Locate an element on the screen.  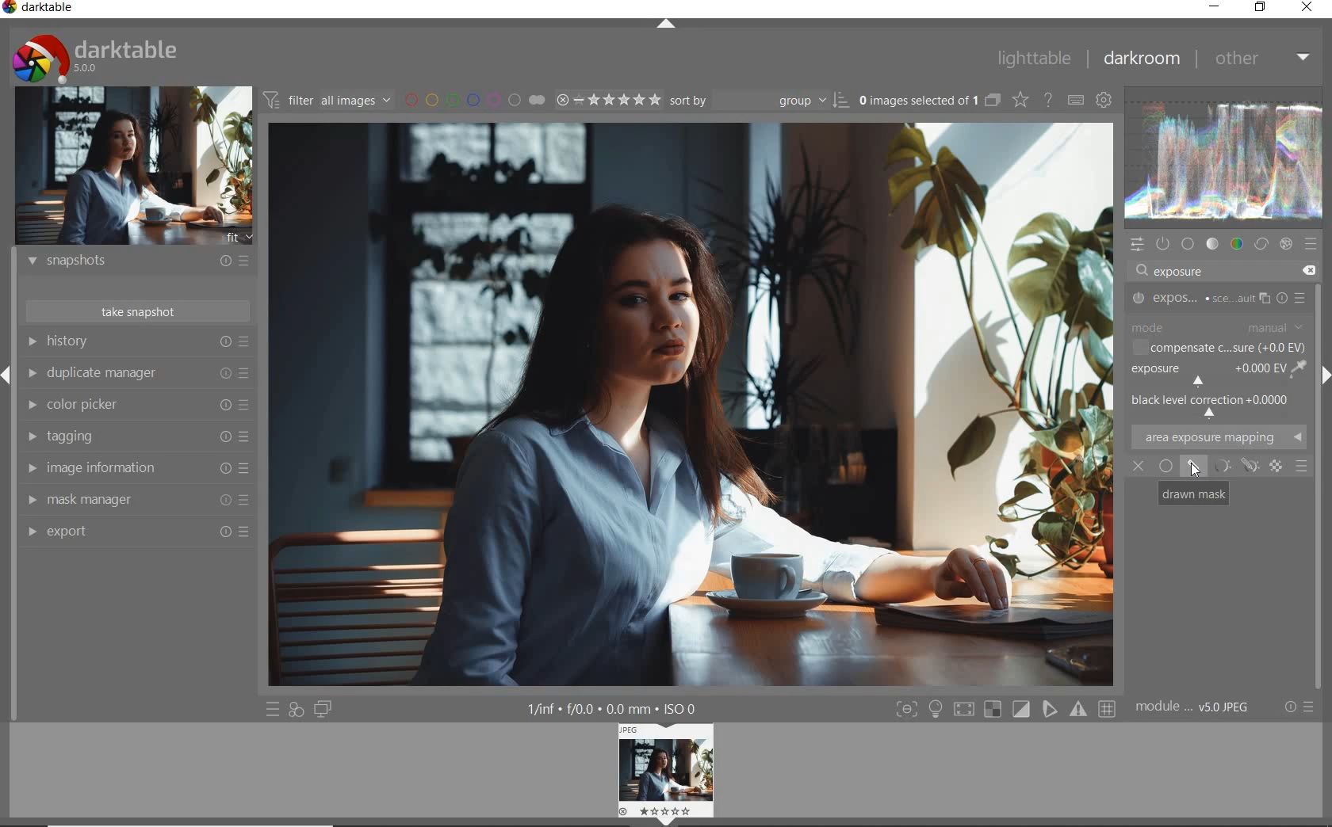
quick access to presets is located at coordinates (274, 708).